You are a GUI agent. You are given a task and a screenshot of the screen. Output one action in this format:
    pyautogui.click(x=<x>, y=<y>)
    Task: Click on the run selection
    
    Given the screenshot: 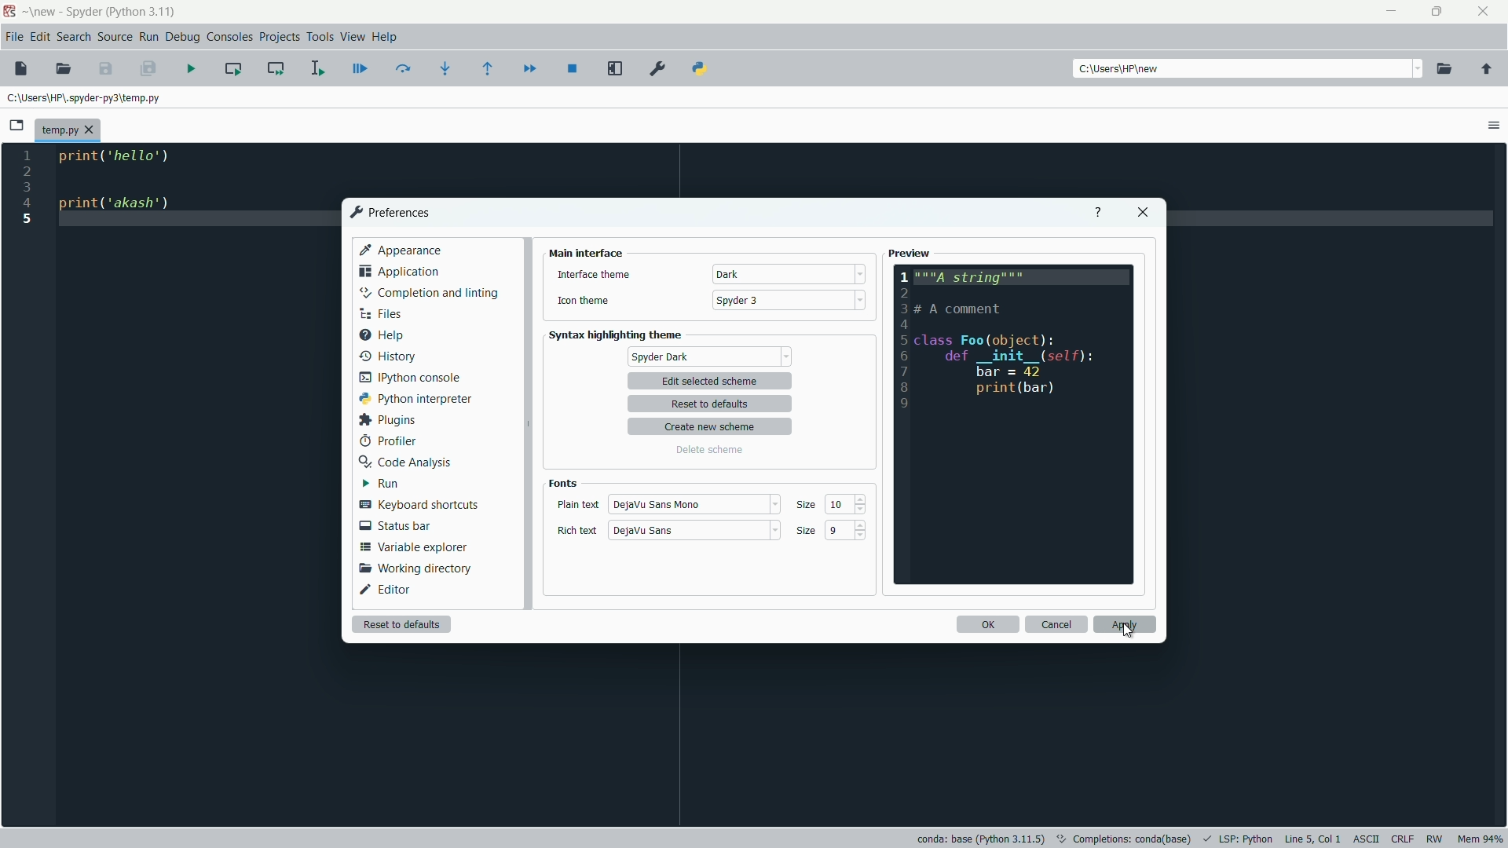 What is the action you would take?
    pyautogui.click(x=317, y=67)
    